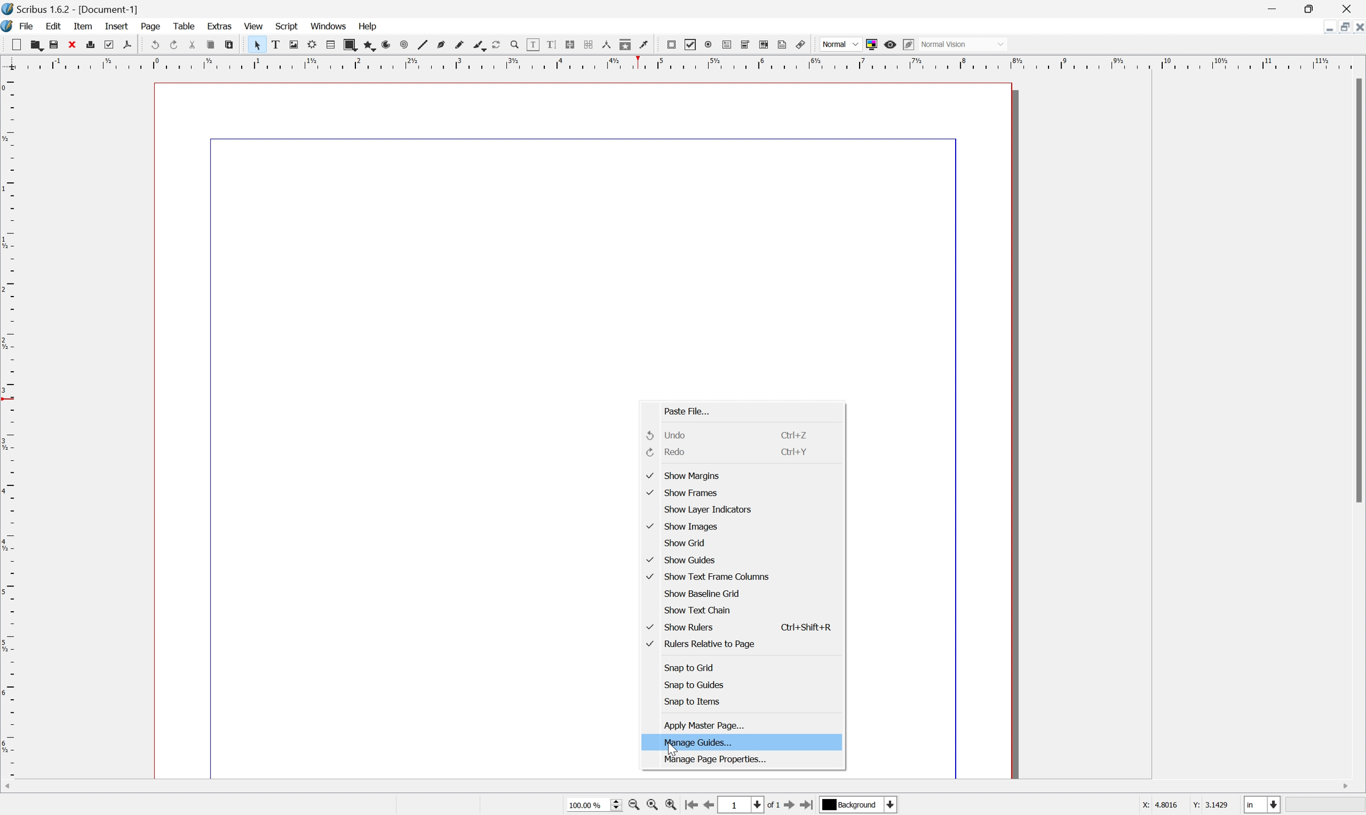 The width and height of the screenshot is (1366, 815). Describe the element at coordinates (962, 44) in the screenshot. I see `normal vision` at that location.